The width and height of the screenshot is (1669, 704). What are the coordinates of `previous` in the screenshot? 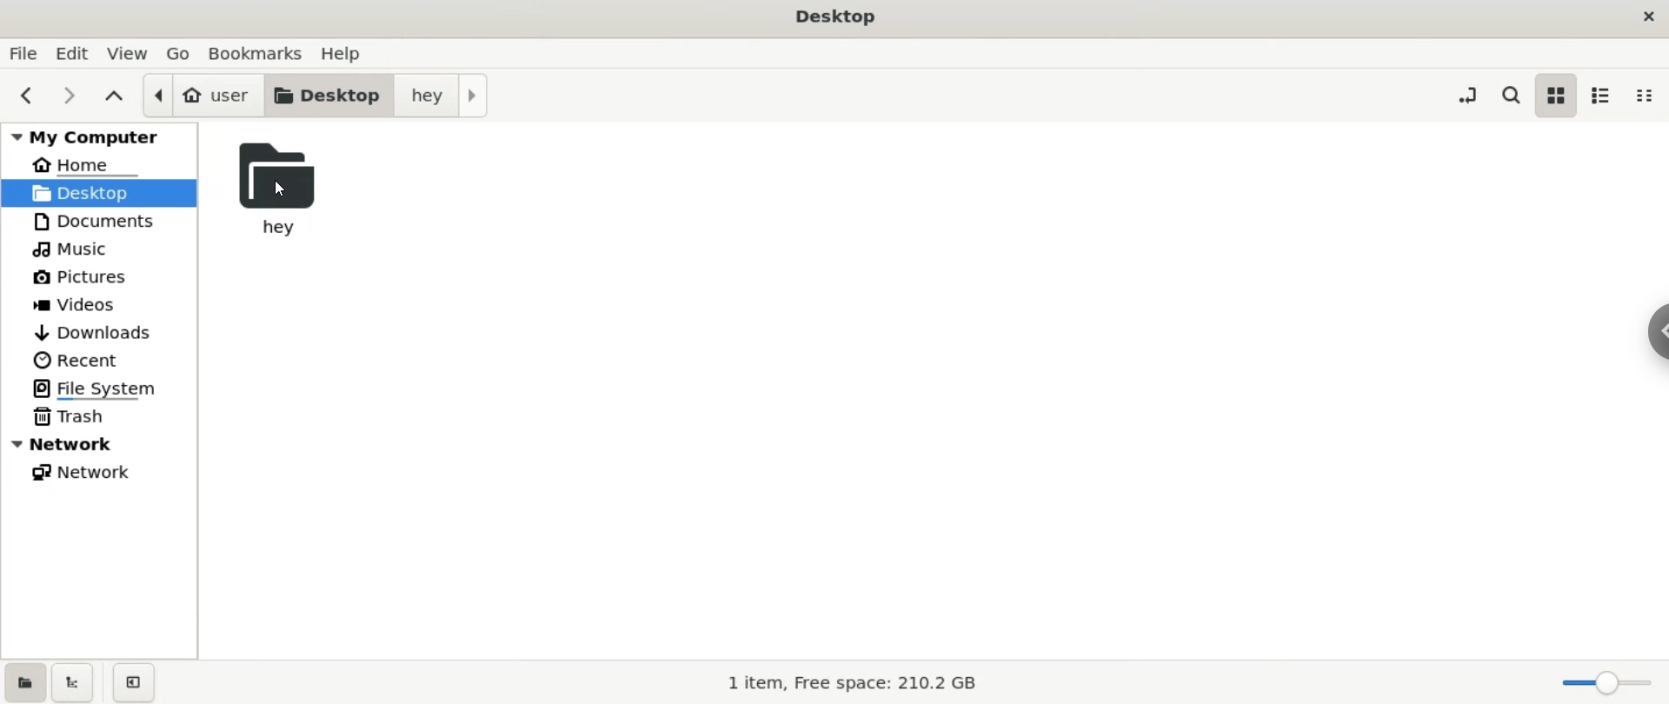 It's located at (26, 96).